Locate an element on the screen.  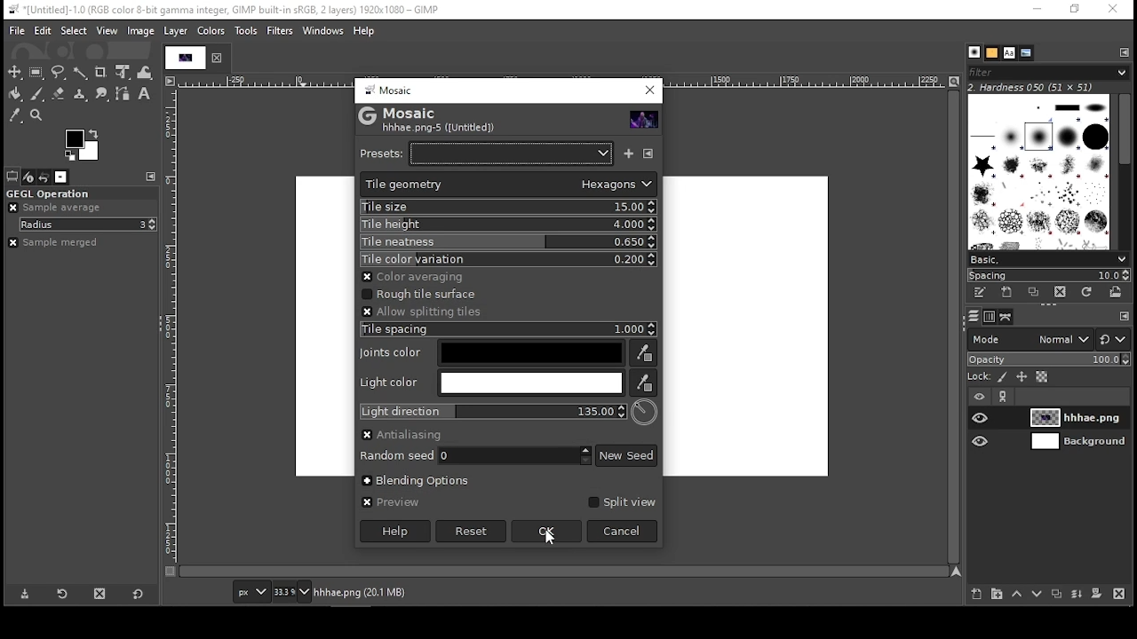
allow splitting tiles is located at coordinates (434, 311).